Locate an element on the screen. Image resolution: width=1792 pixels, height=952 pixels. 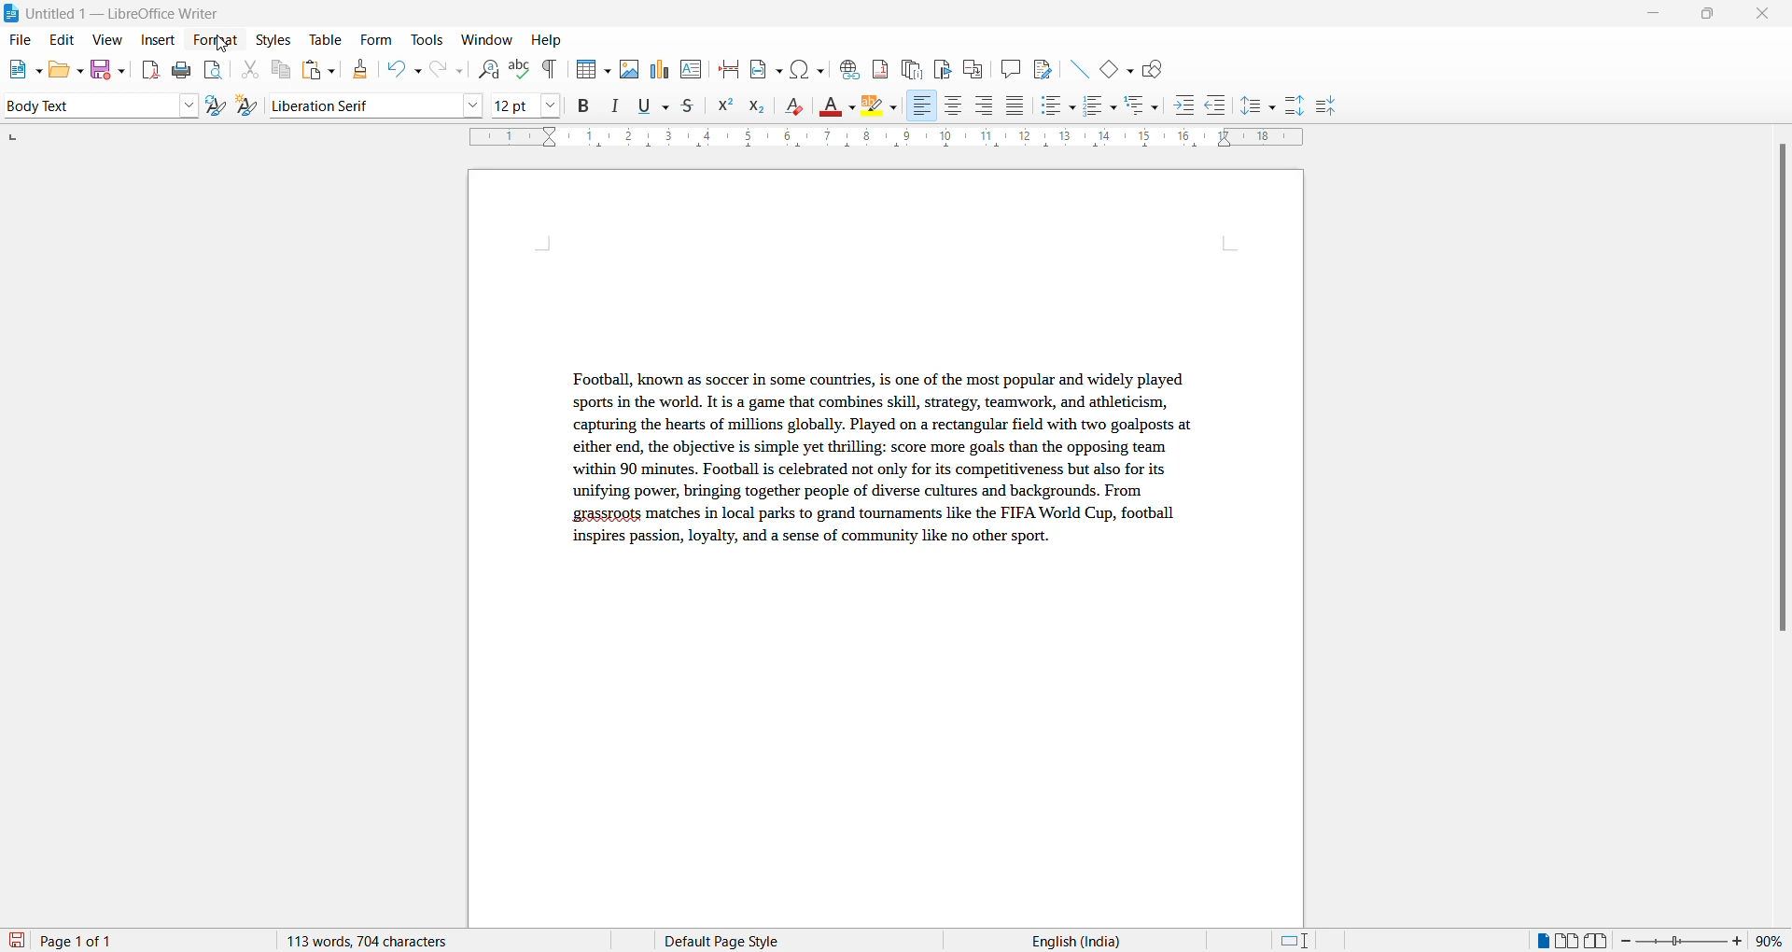
create new style from selection is located at coordinates (251, 107).